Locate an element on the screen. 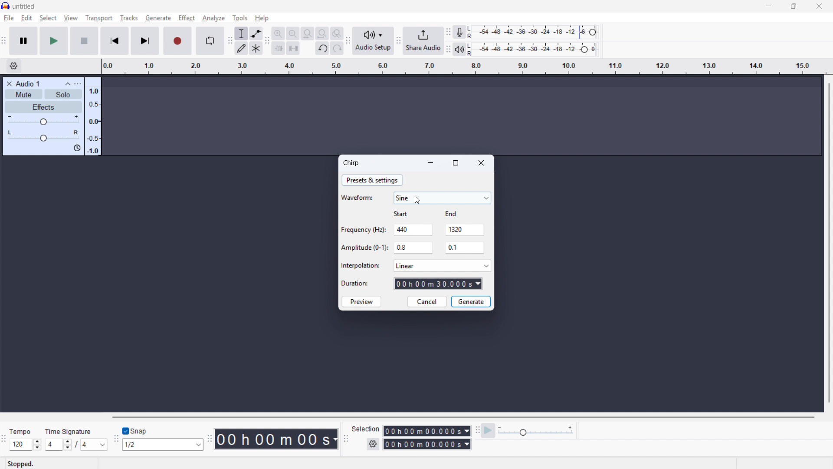 The image size is (833, 469). Snapping toolbar  is located at coordinates (116, 440).